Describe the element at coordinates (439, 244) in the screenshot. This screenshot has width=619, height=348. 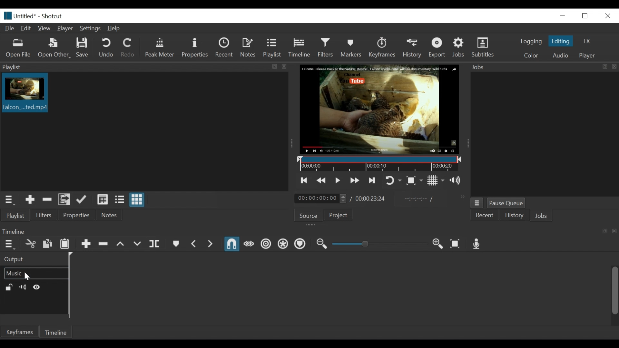
I see `Zoom Timeline in` at that location.